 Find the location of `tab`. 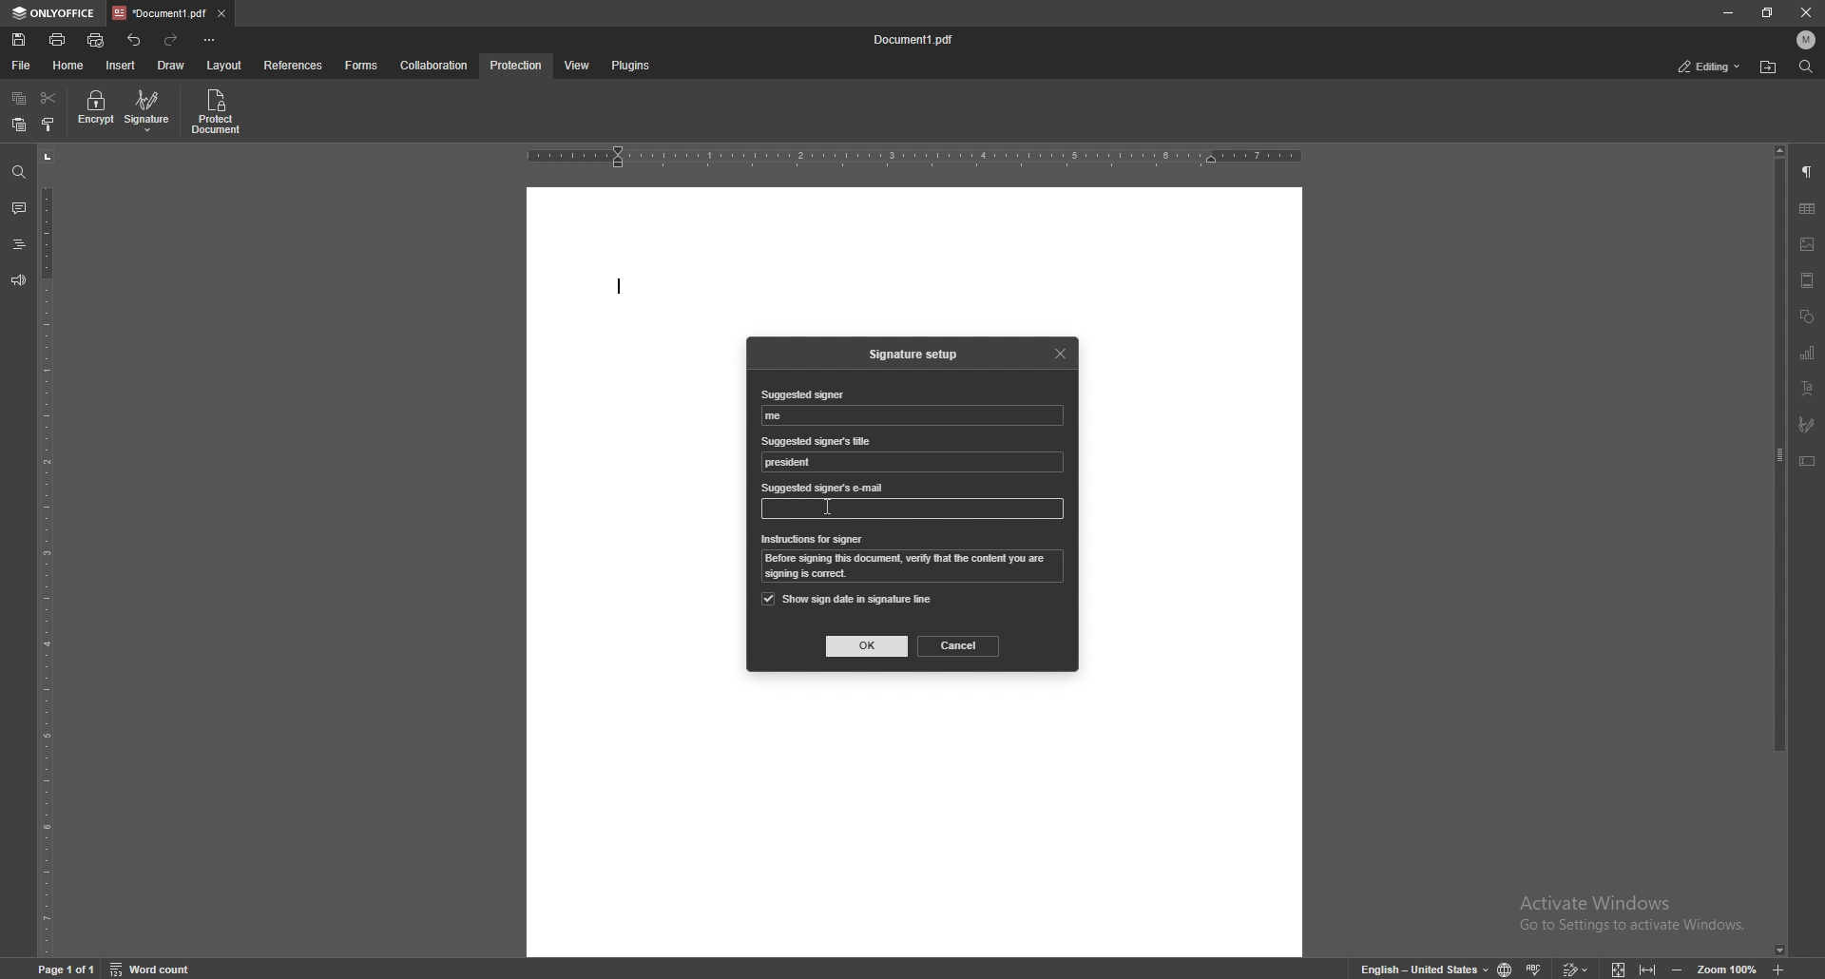

tab is located at coordinates (159, 12).